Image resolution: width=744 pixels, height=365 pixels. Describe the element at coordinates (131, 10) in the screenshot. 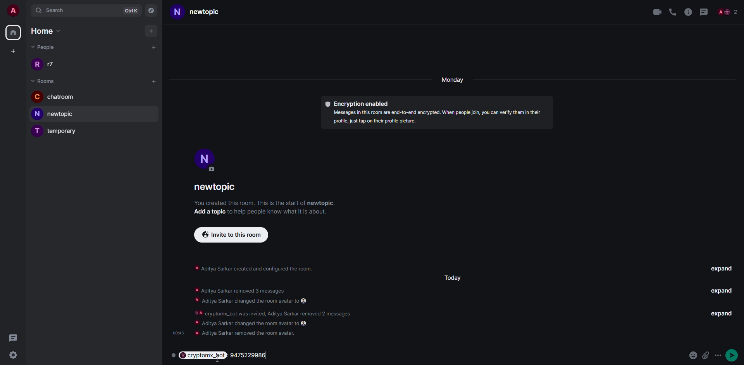

I see `ctrlK` at that location.